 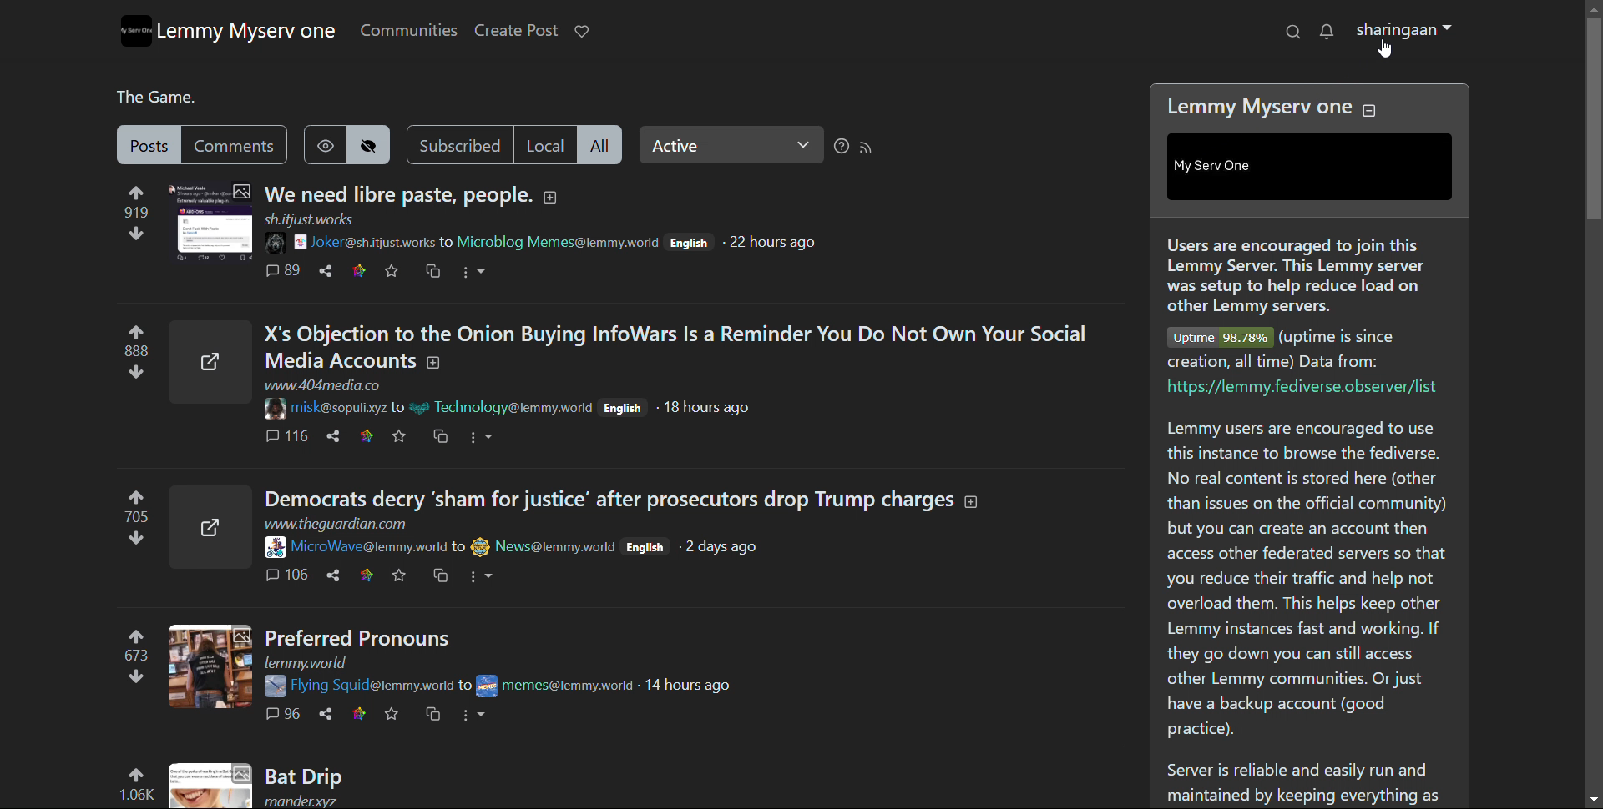 What do you see at coordinates (367, 437) in the screenshot?
I see `link` at bounding box center [367, 437].